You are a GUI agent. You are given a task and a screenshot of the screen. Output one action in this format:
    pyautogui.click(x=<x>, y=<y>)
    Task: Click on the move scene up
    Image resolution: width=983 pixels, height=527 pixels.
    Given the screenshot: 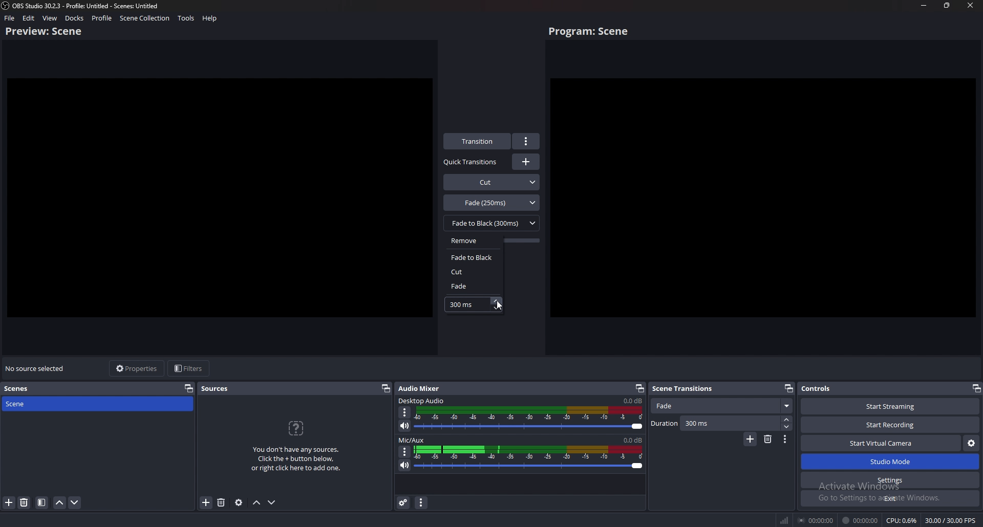 What is the action you would take?
    pyautogui.click(x=60, y=502)
    